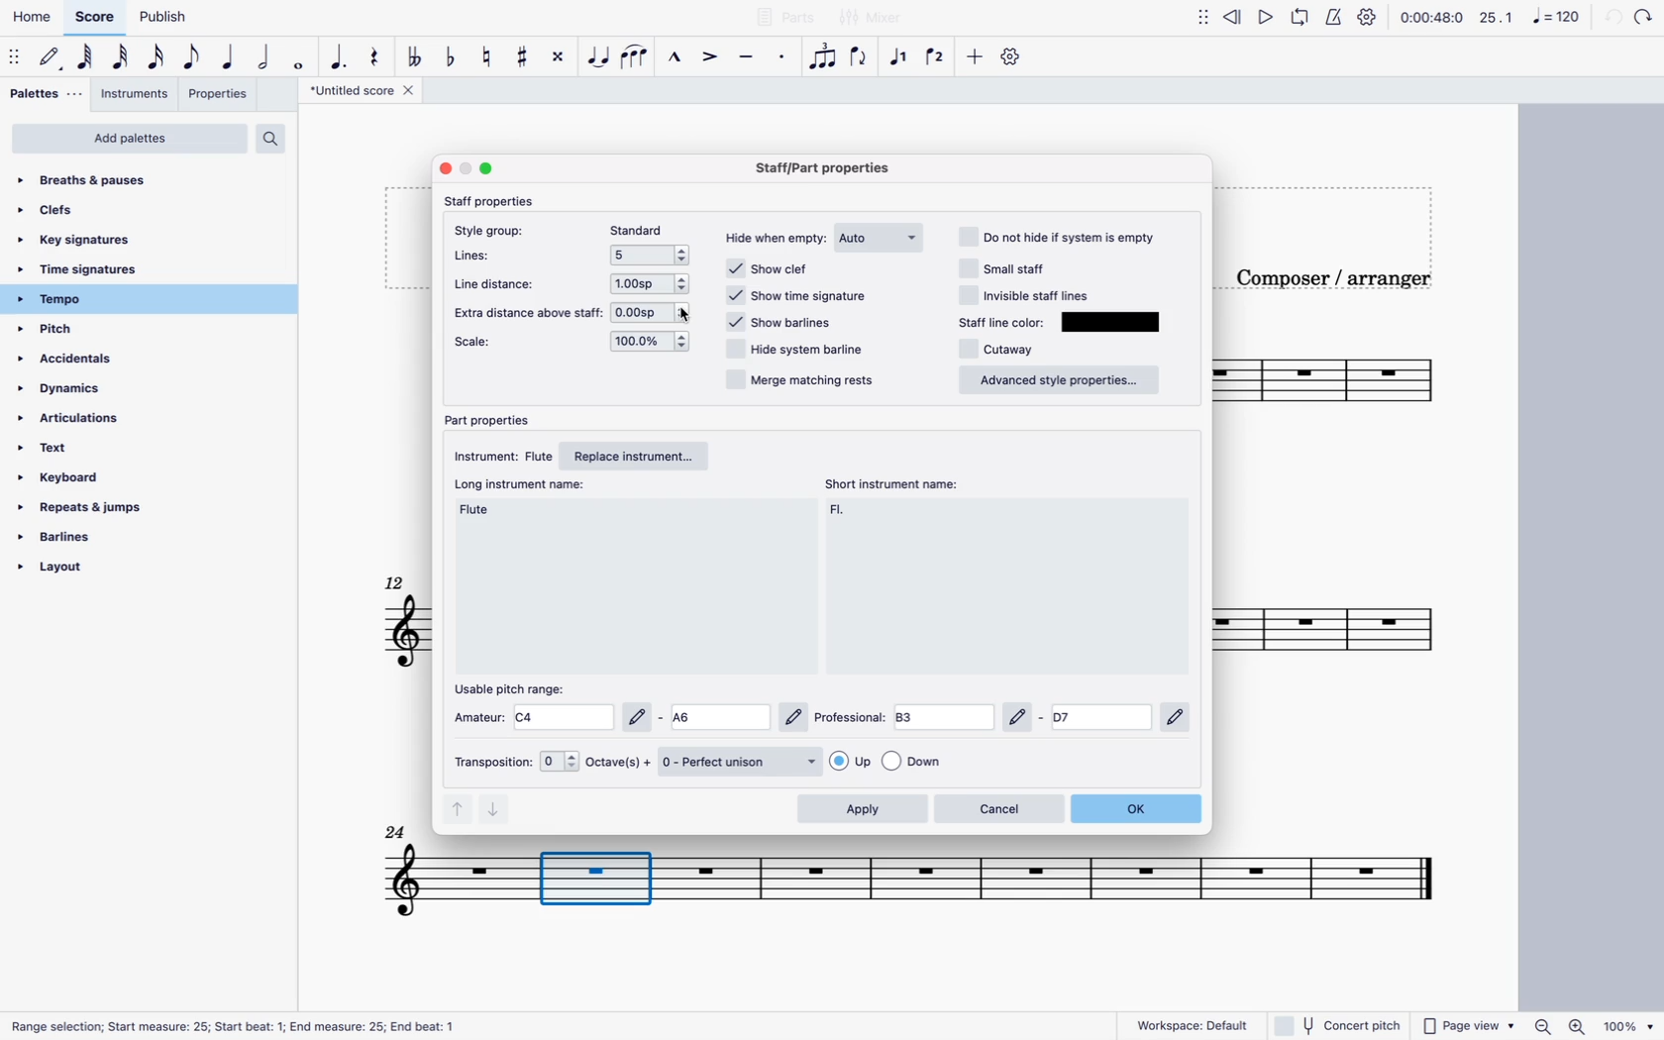 The width and height of the screenshot is (1664, 1040). What do you see at coordinates (871, 19) in the screenshot?
I see `mixer` at bounding box center [871, 19].